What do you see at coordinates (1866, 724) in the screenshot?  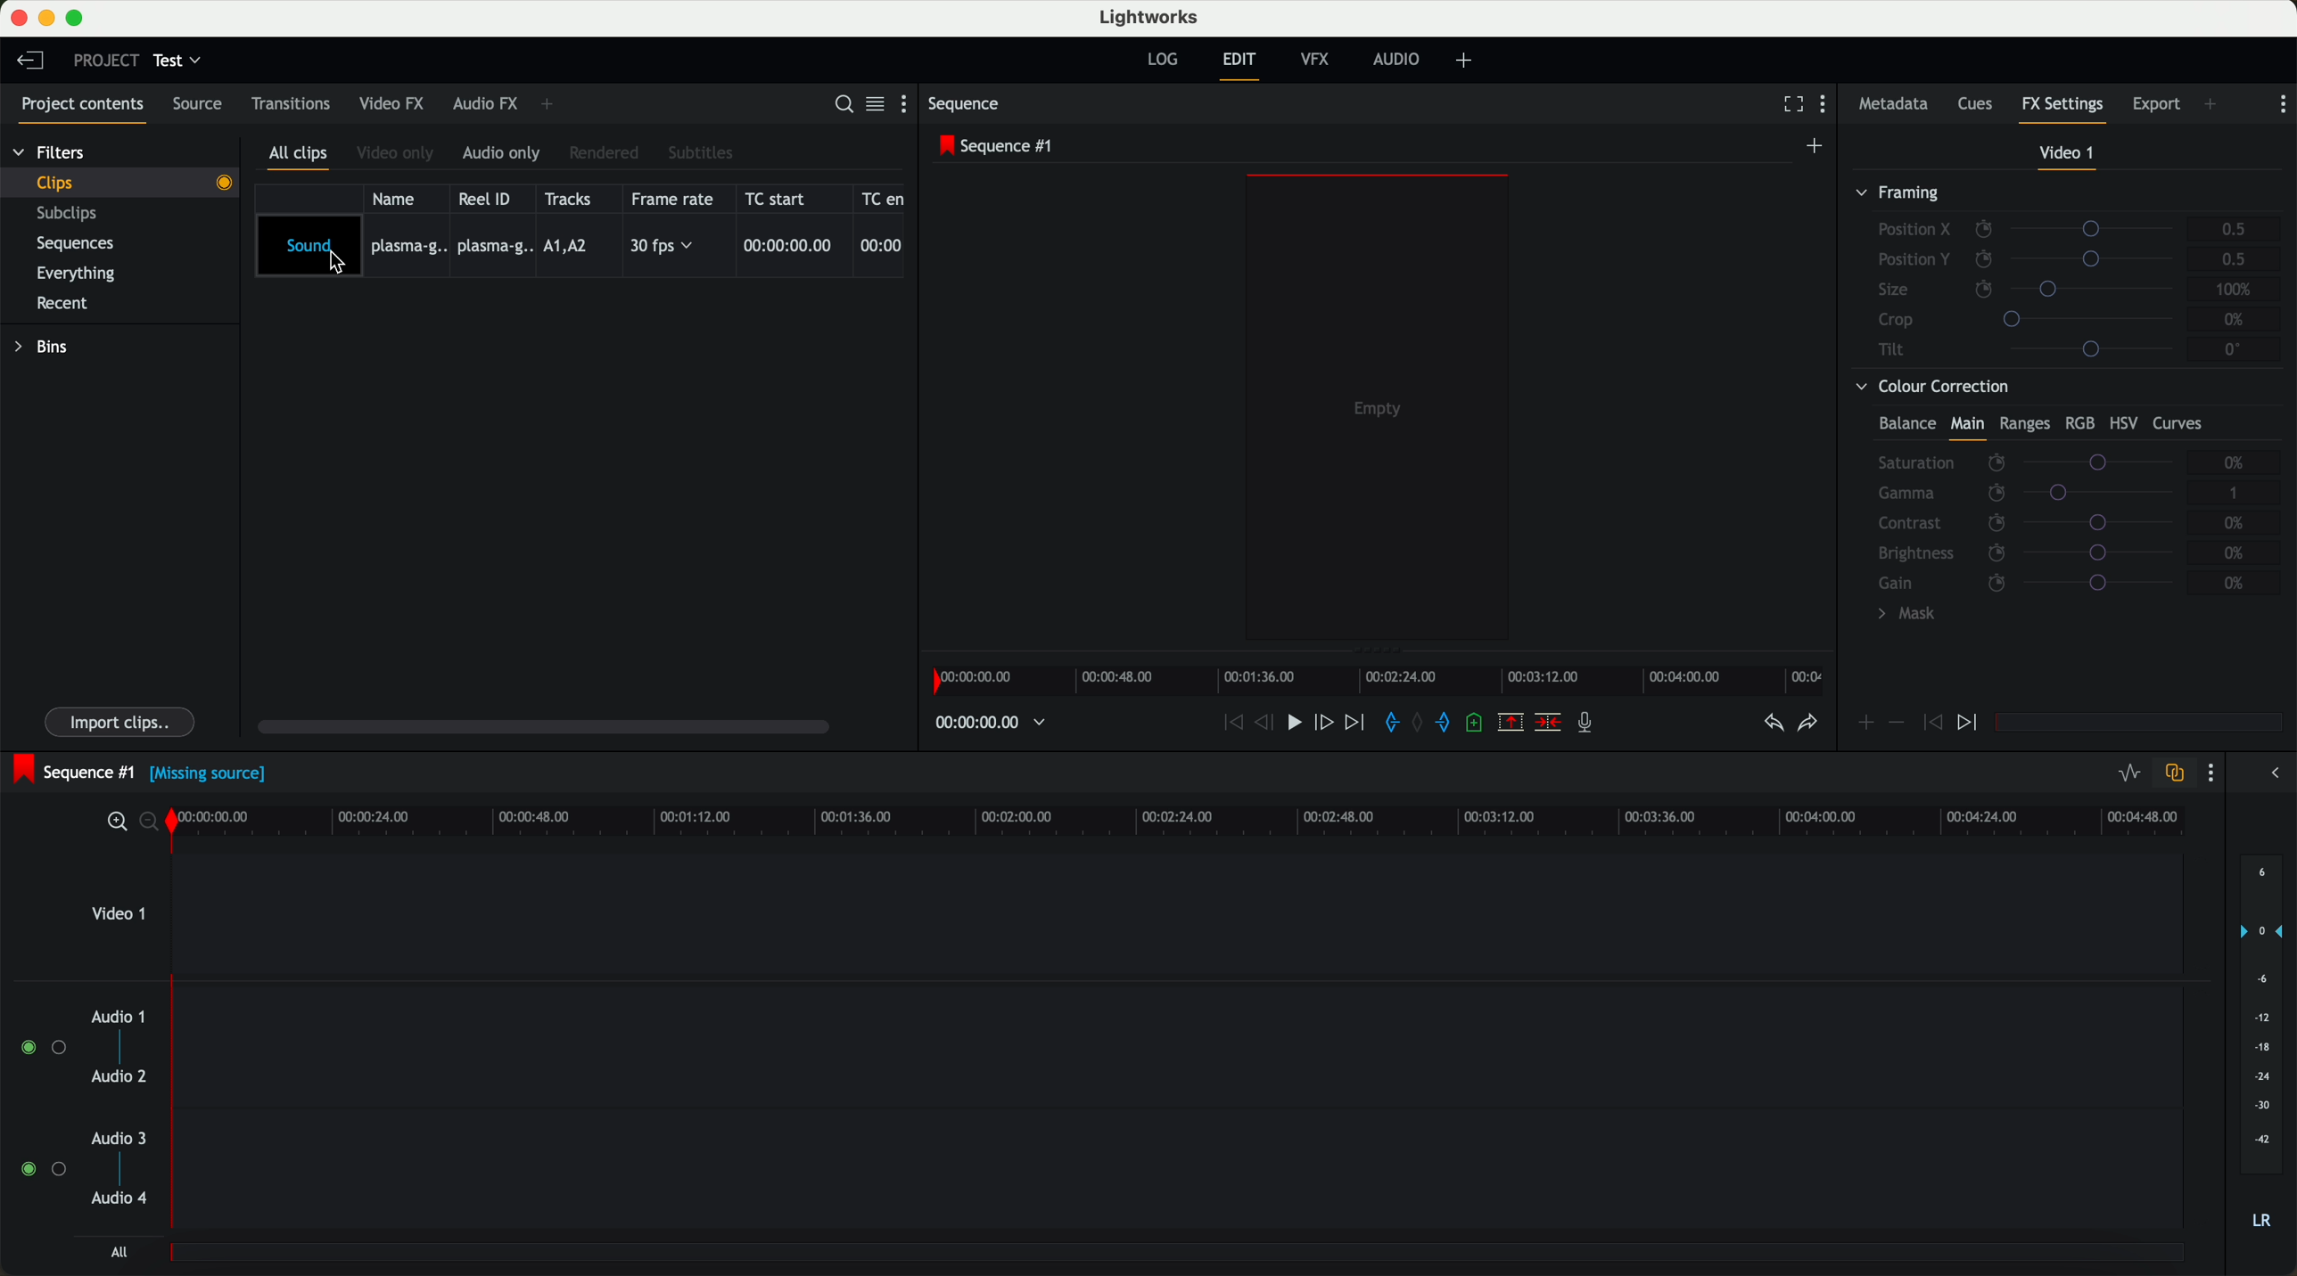 I see `add keyframe at the current position` at bounding box center [1866, 724].